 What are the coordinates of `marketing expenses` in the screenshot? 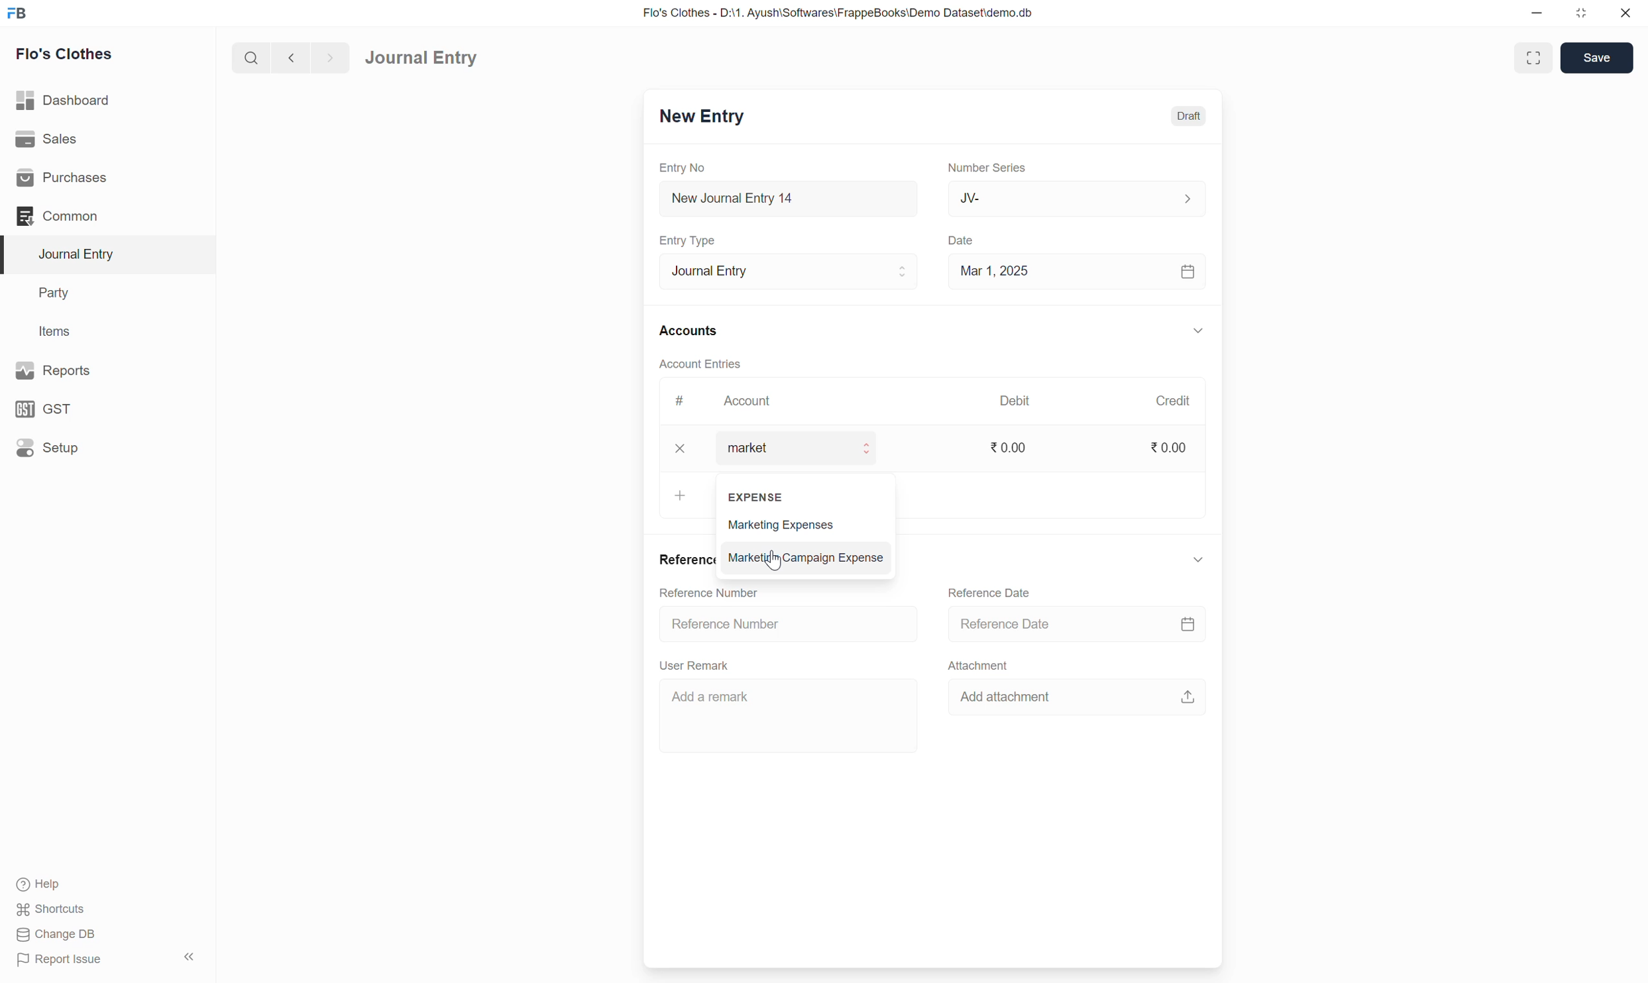 It's located at (804, 527).